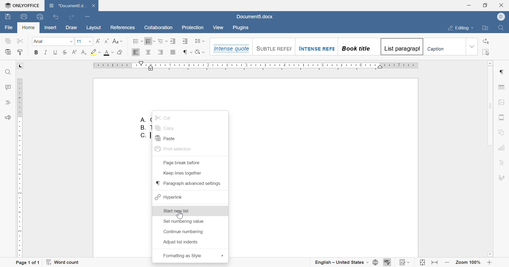  I want to click on Numbering, so click(151, 41).